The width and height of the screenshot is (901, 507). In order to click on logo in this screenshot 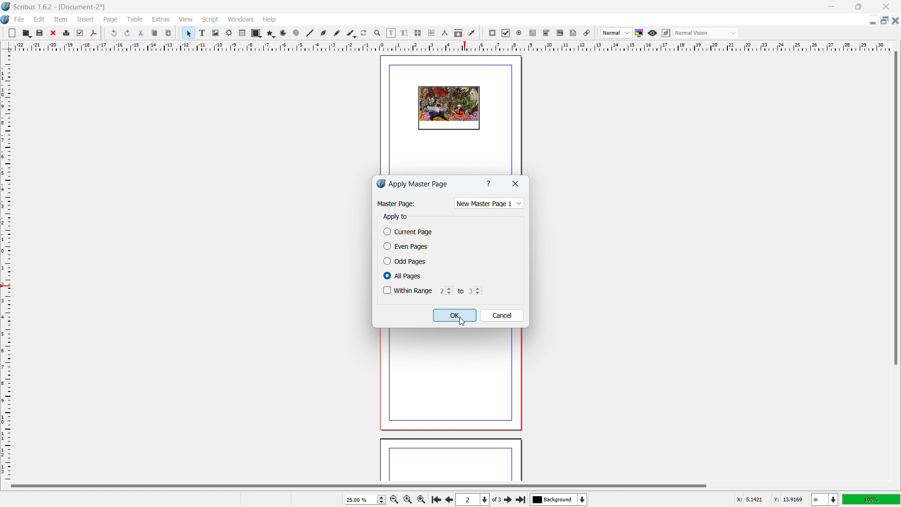, I will do `click(381, 184)`.